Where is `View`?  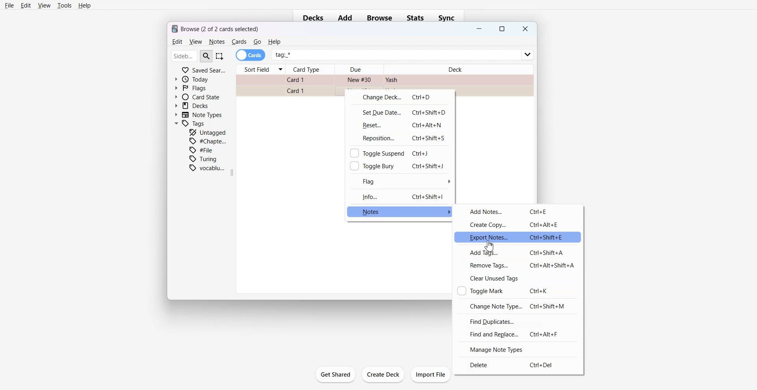
View is located at coordinates (44, 5).